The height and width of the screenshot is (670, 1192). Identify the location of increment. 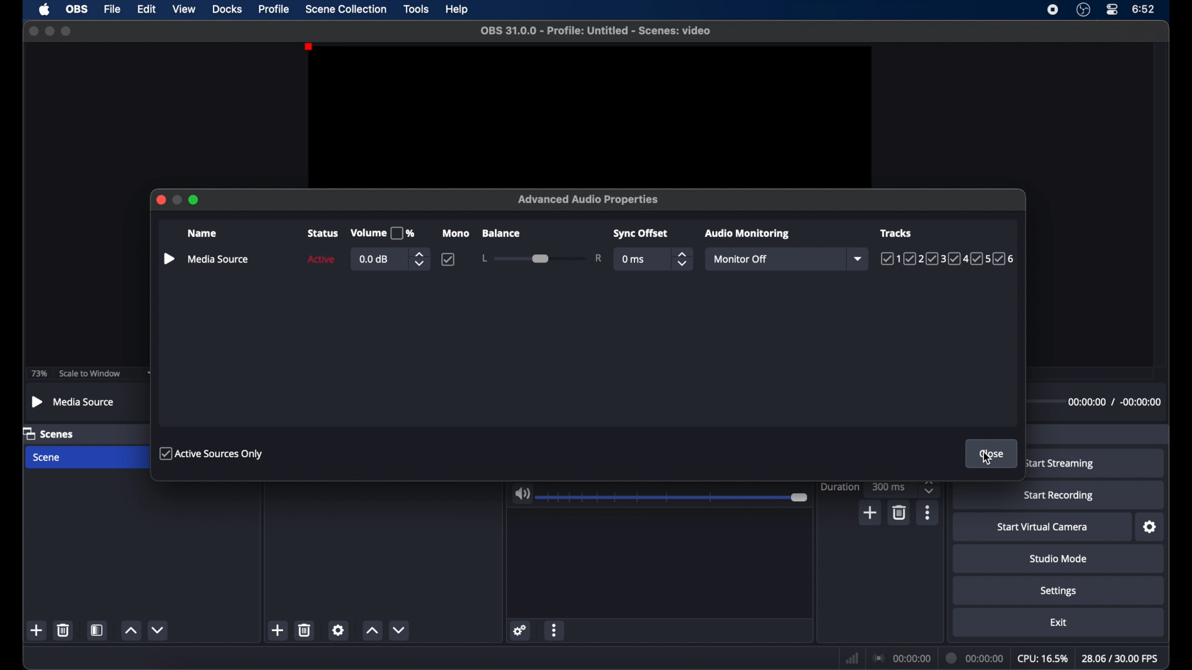
(371, 630).